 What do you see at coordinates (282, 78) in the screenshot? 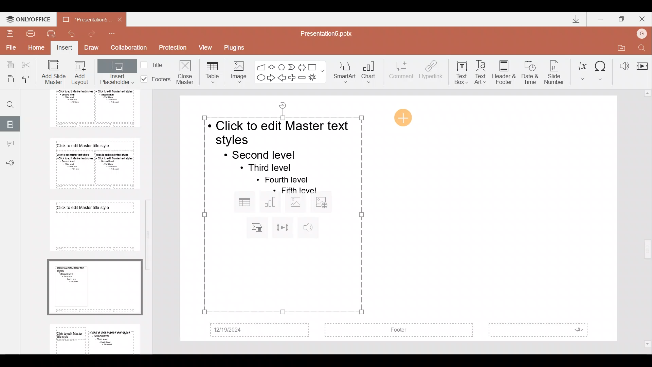
I see `Left arrow` at bounding box center [282, 78].